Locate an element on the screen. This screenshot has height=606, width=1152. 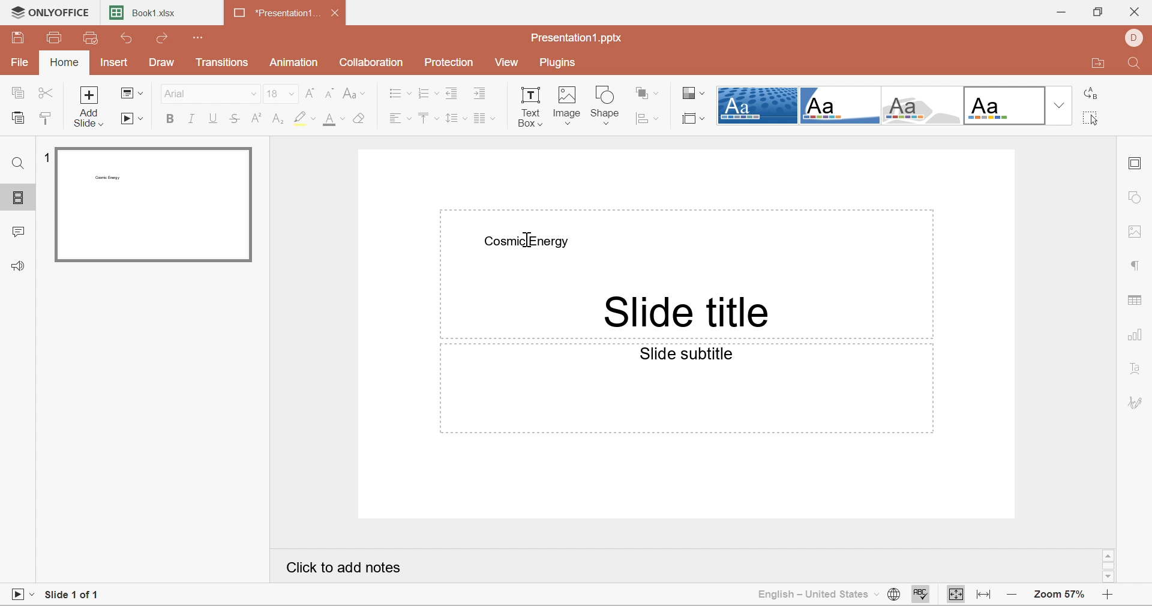
Redo is located at coordinates (167, 40).